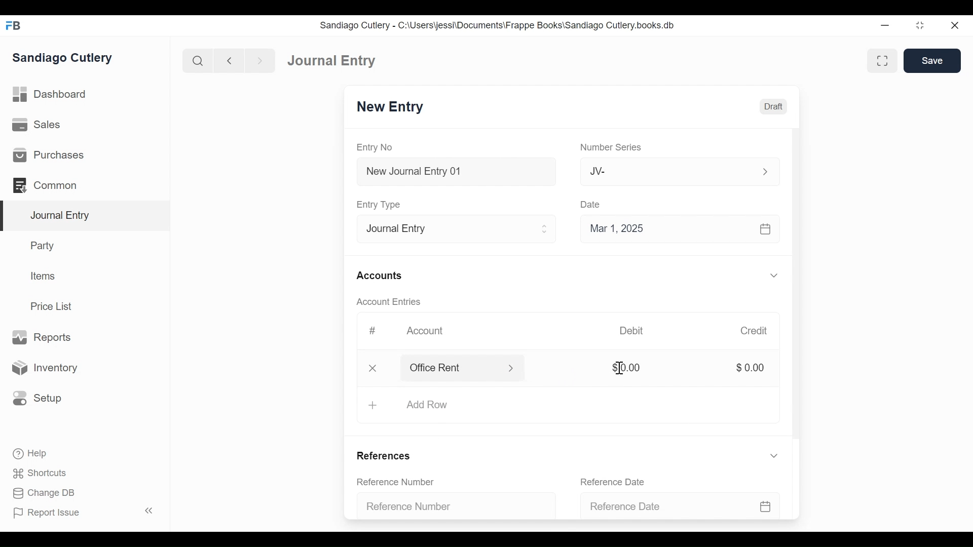 The image size is (973, 547). What do you see at coordinates (85, 154) in the screenshot?
I see `Purchases` at bounding box center [85, 154].